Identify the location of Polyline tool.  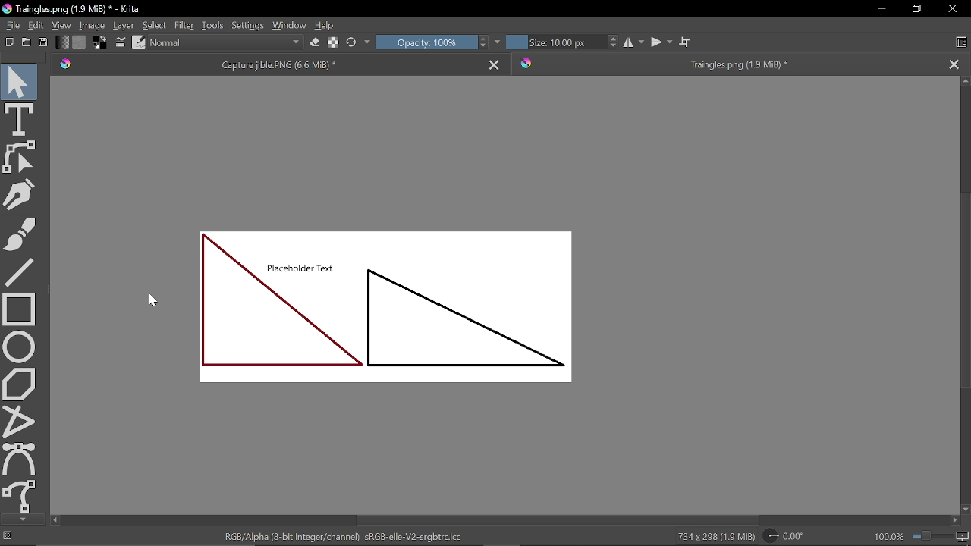
(20, 421).